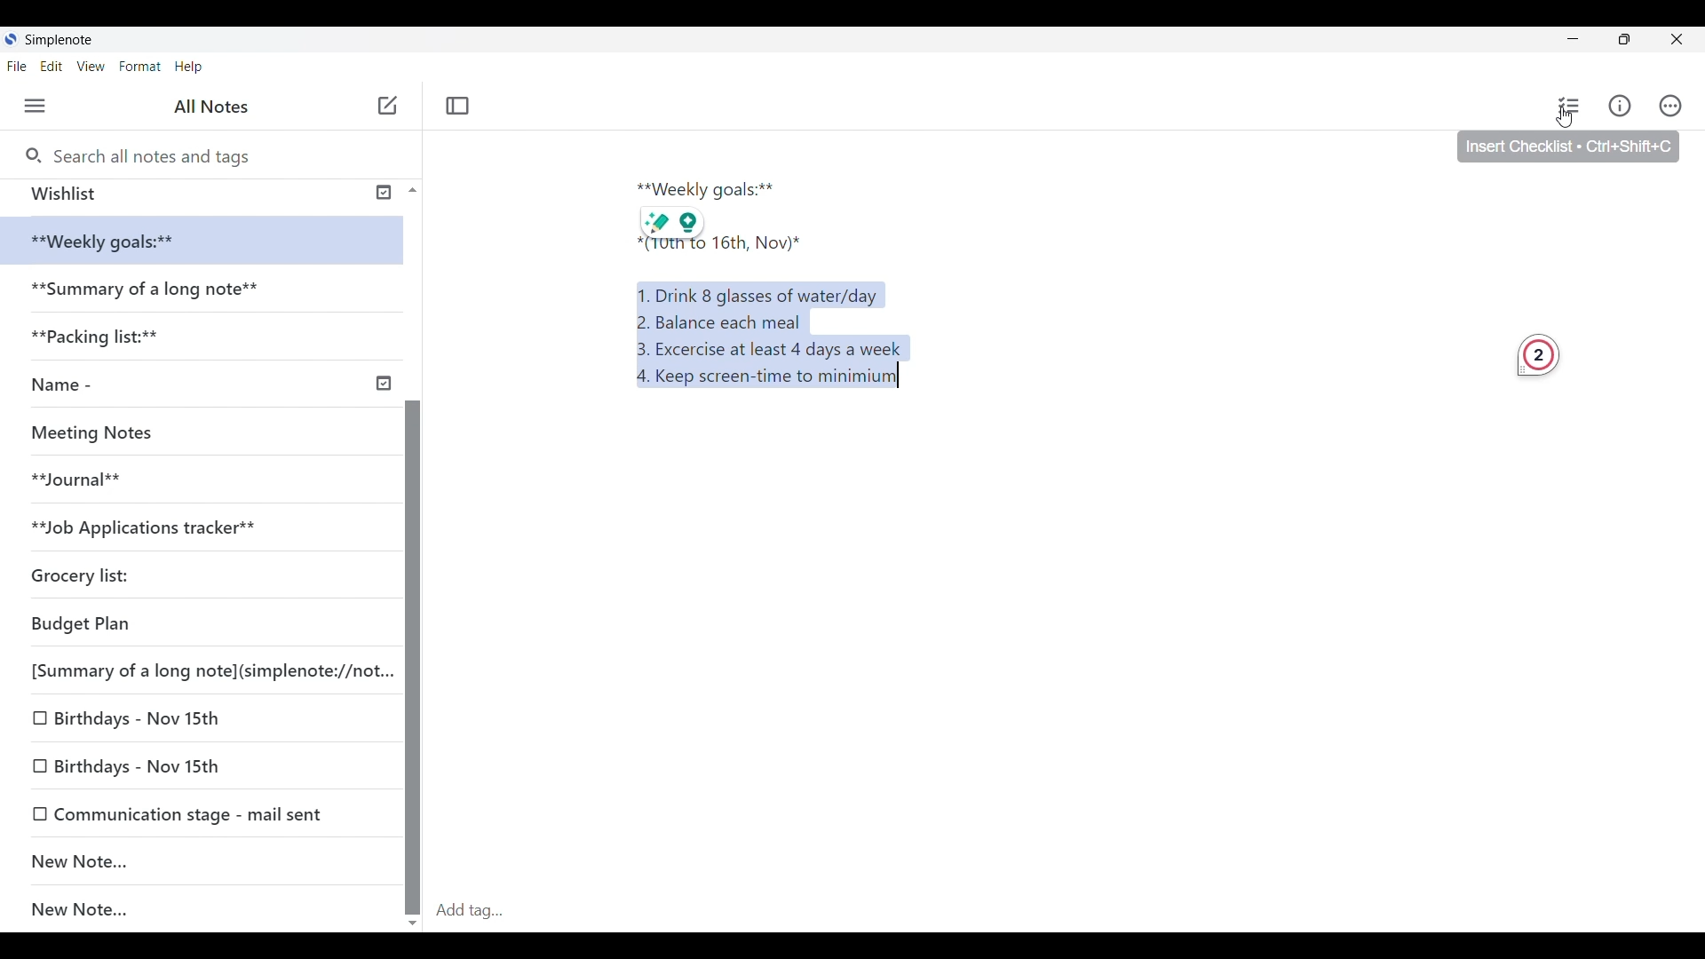  I want to click on Insert checklist • Ctrl+Shift+C , so click(1568, 147).